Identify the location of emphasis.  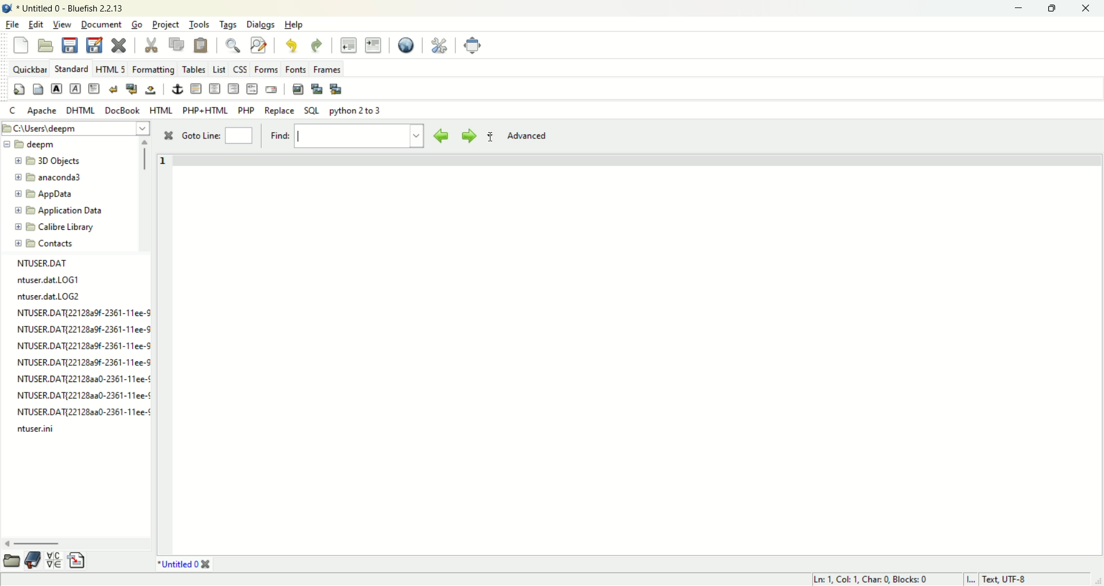
(75, 89).